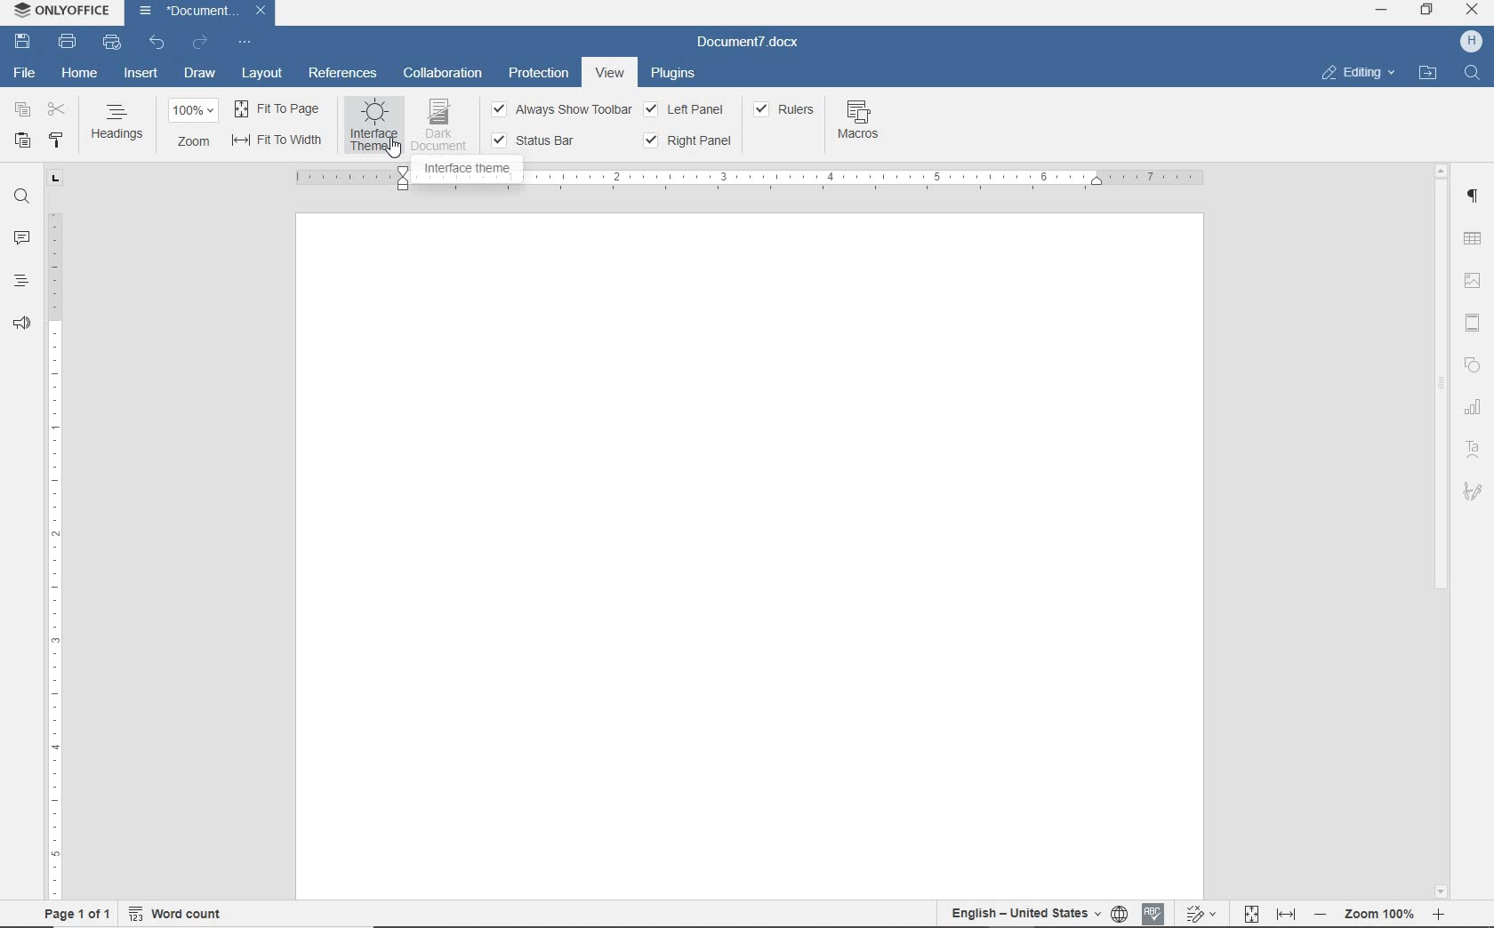 The height and width of the screenshot is (928, 1494). I want to click on HEADINGS, so click(20, 281).